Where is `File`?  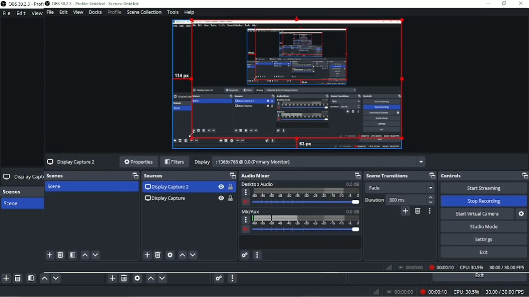 File is located at coordinates (8, 13).